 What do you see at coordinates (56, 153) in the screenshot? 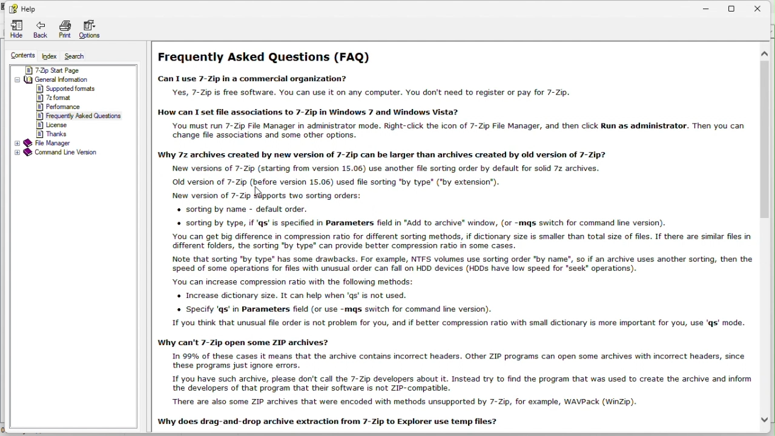
I see `Command line version` at bounding box center [56, 153].